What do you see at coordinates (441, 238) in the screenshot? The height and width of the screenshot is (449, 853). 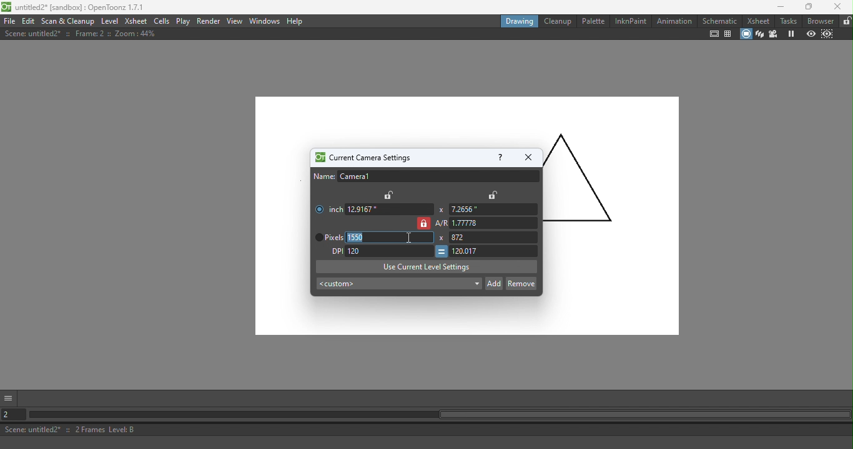 I see `X` at bounding box center [441, 238].